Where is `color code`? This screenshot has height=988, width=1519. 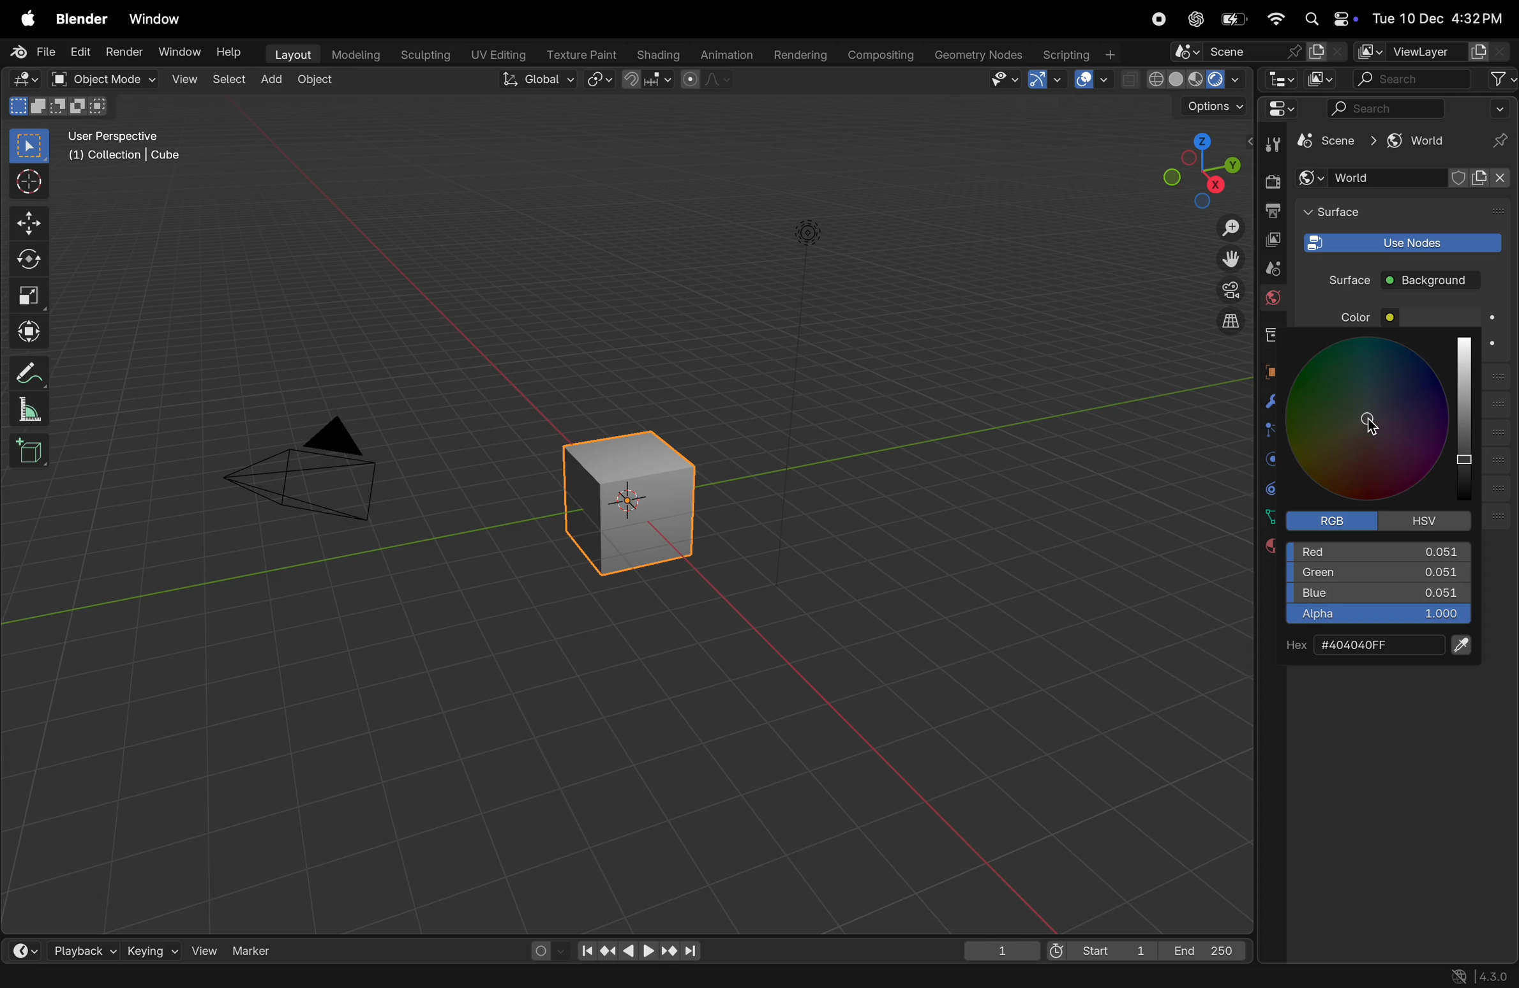 color code is located at coordinates (1376, 645).